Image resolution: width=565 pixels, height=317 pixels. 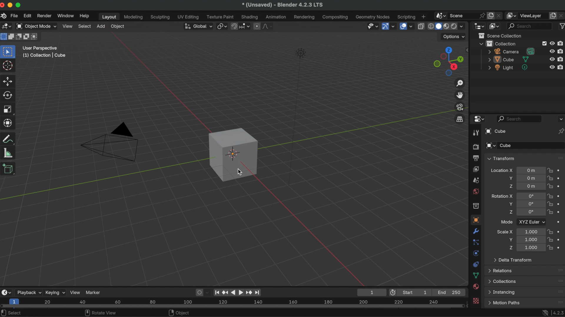 I want to click on side bar settings, so click(x=468, y=49).